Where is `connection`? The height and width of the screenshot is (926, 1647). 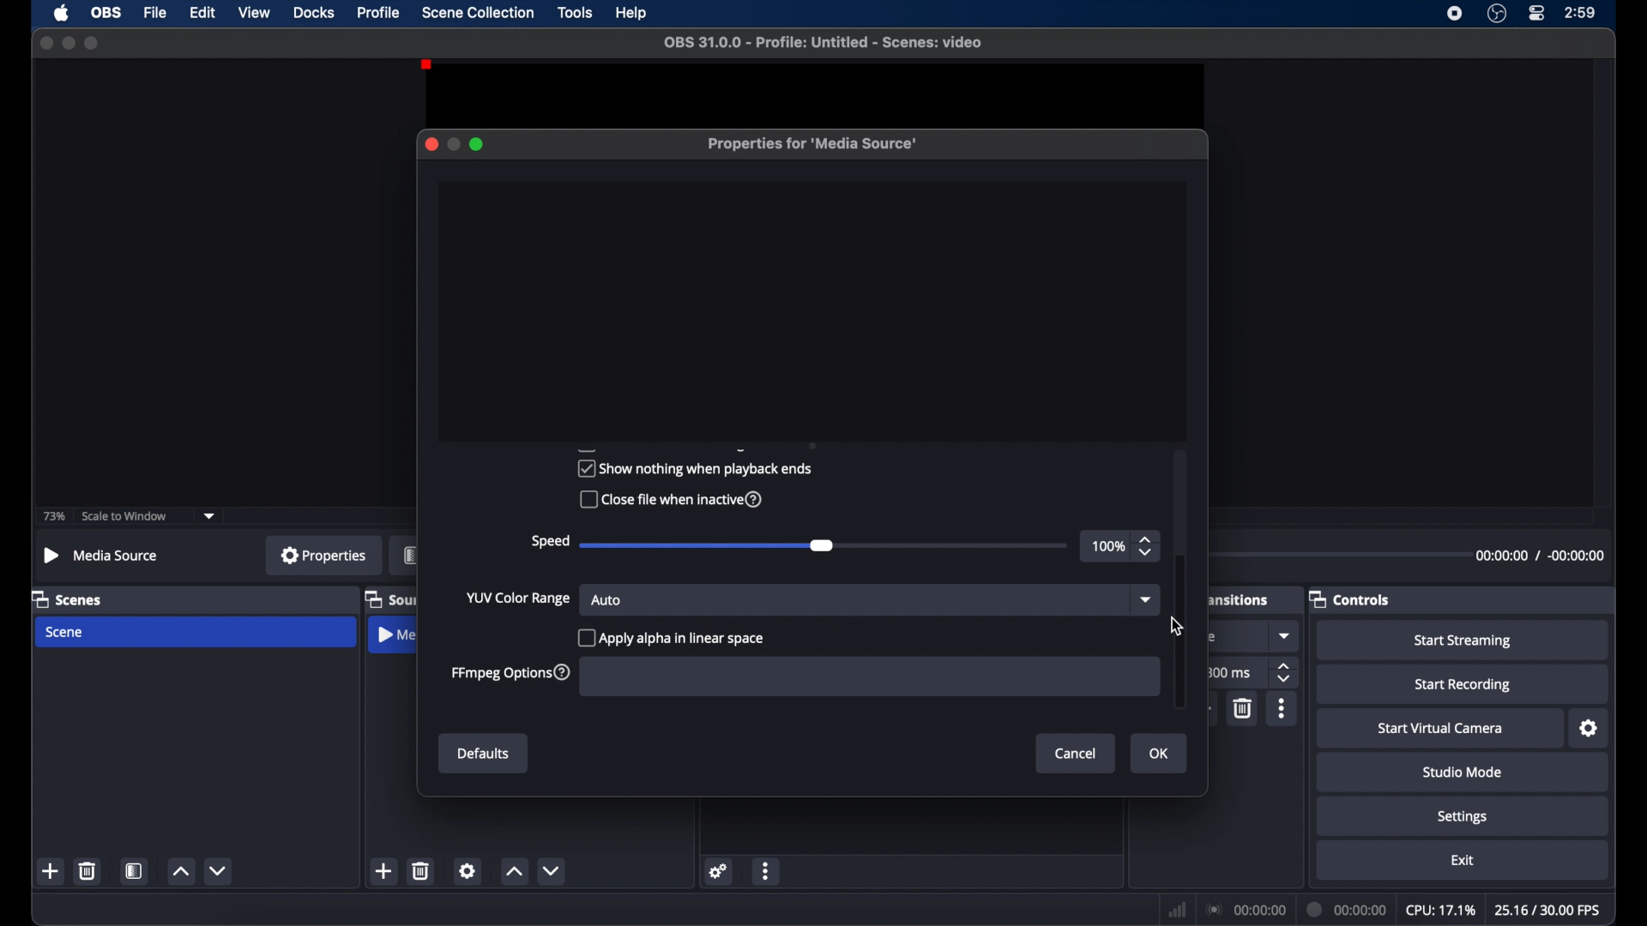
connection is located at coordinates (1245, 911).